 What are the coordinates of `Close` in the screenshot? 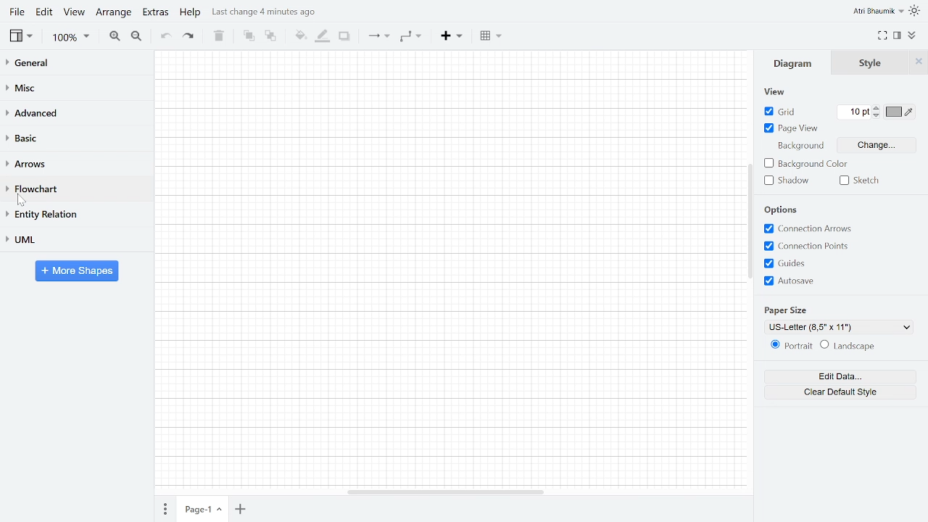 It's located at (918, 64).